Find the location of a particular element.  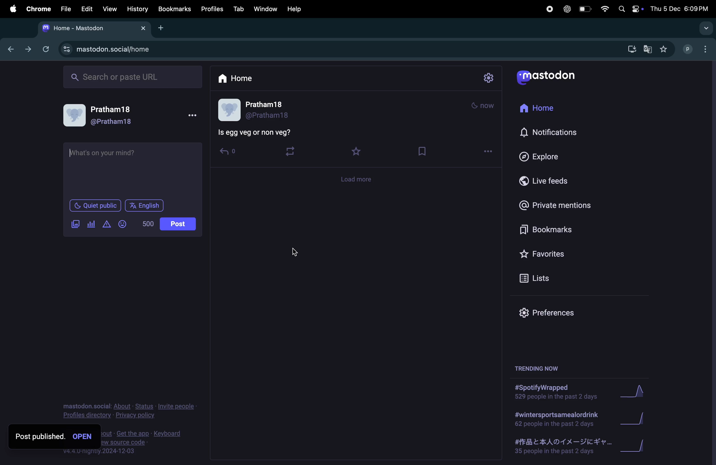

profiles is located at coordinates (212, 10).